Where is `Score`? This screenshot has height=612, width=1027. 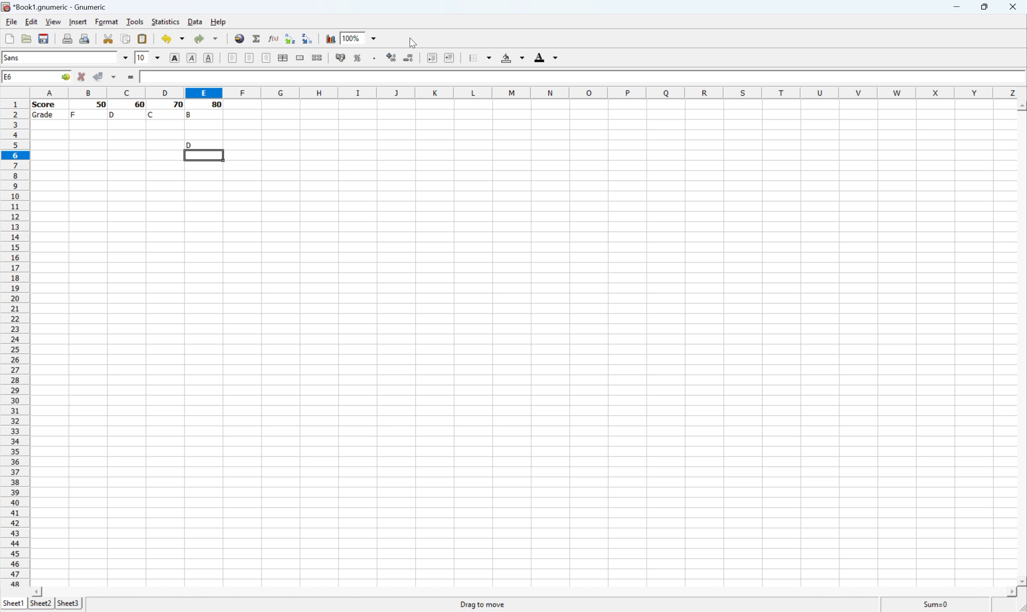 Score is located at coordinates (151, 75).